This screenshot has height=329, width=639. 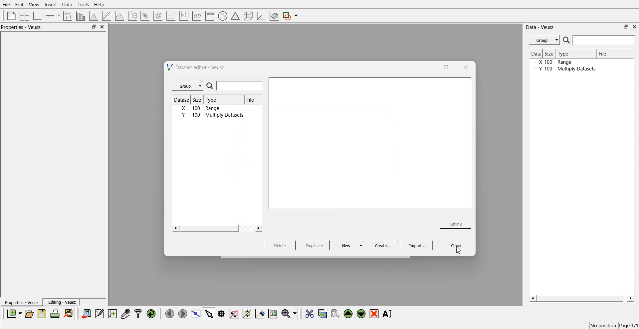 What do you see at coordinates (151, 314) in the screenshot?
I see `reload the data points` at bounding box center [151, 314].